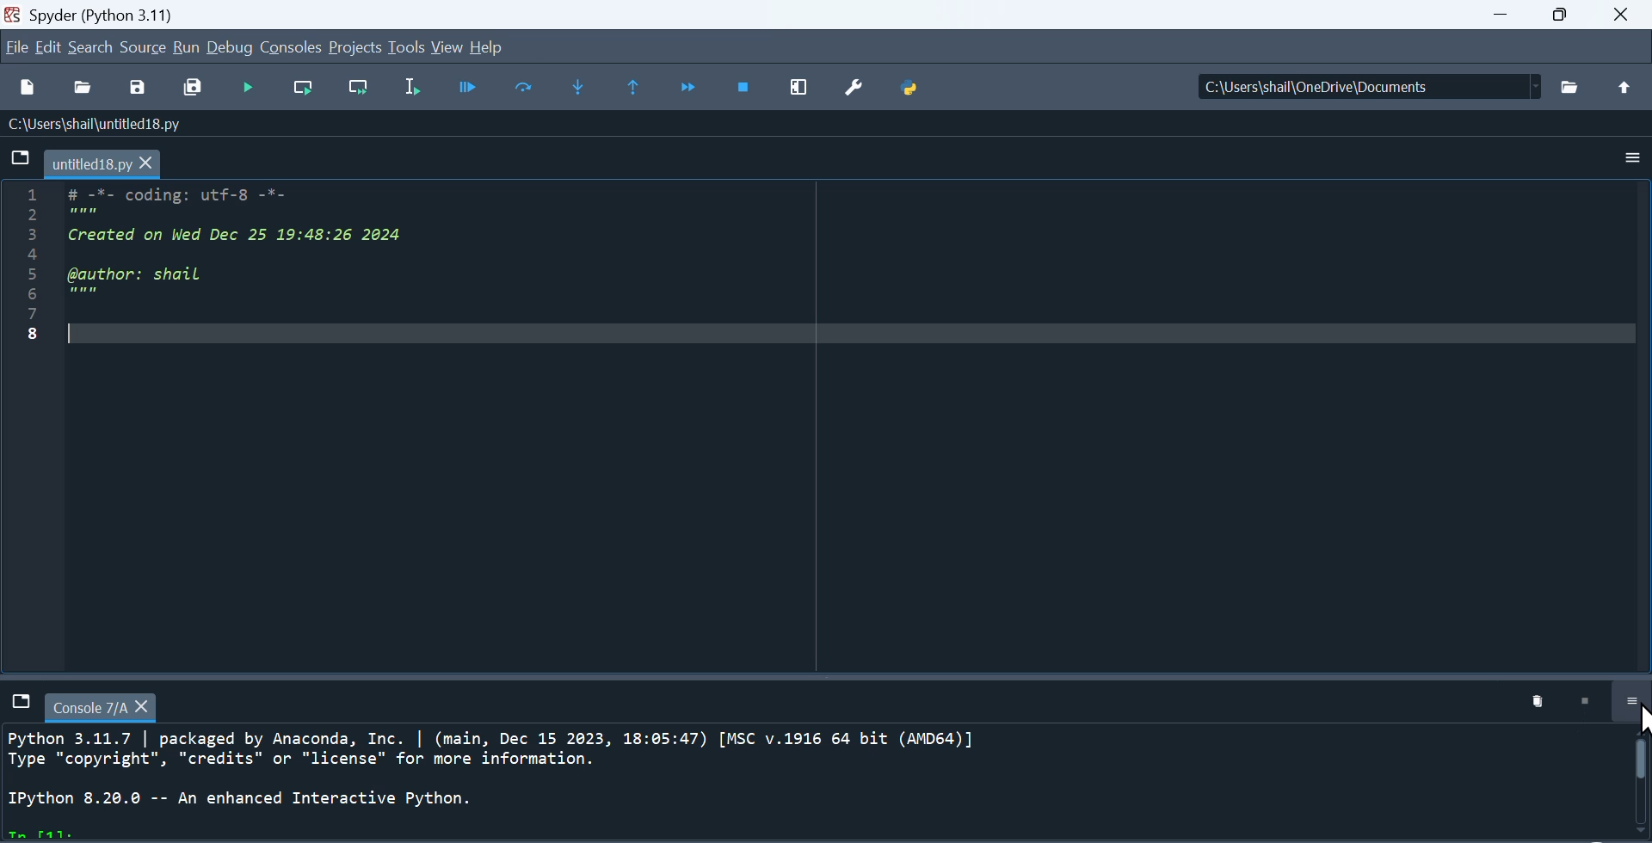 This screenshot has width=1652, height=843. Describe the element at coordinates (1543, 703) in the screenshot. I see `delete kernel` at that location.